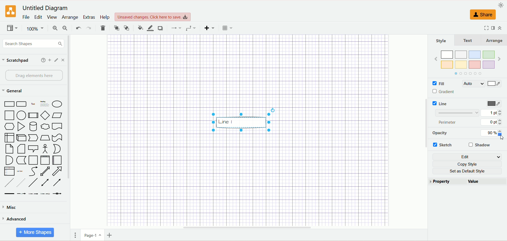 This screenshot has height=241, width=507. What do you see at coordinates (458, 113) in the screenshot?
I see `Linebar` at bounding box center [458, 113].